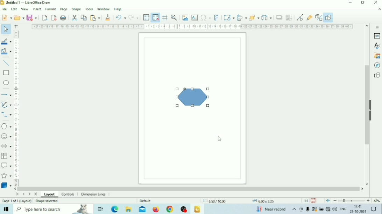  What do you see at coordinates (372, 109) in the screenshot?
I see `Hide` at bounding box center [372, 109].